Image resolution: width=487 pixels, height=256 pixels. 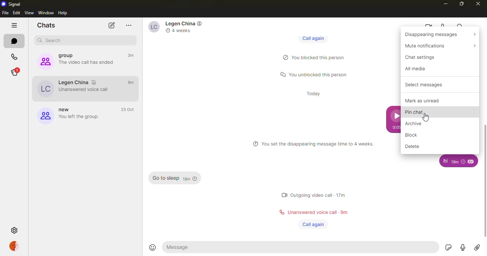 What do you see at coordinates (311, 38) in the screenshot?
I see `call again` at bounding box center [311, 38].